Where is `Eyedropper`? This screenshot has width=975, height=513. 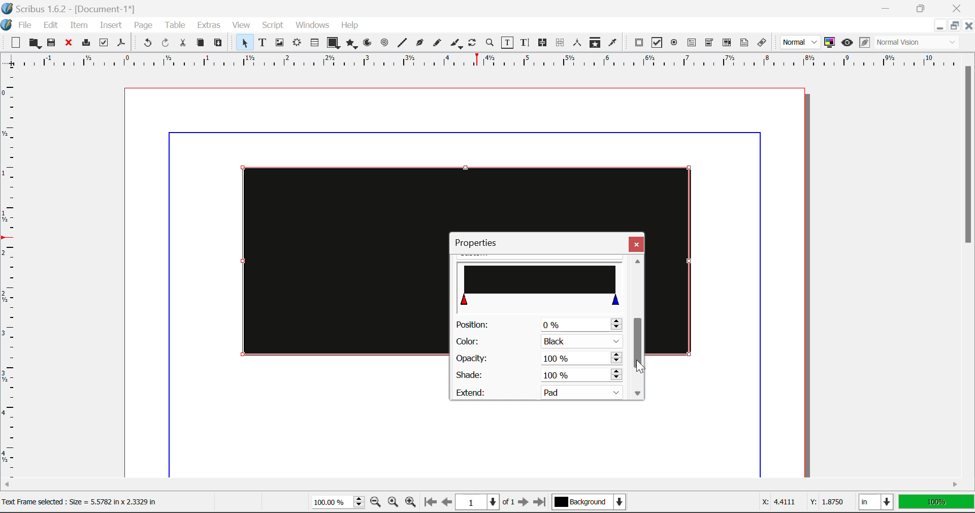
Eyedropper is located at coordinates (612, 44).